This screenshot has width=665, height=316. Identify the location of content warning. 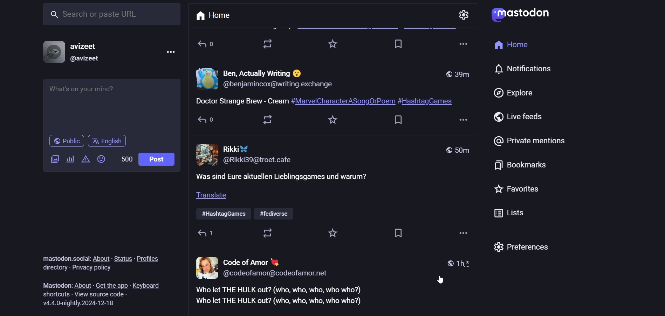
(85, 160).